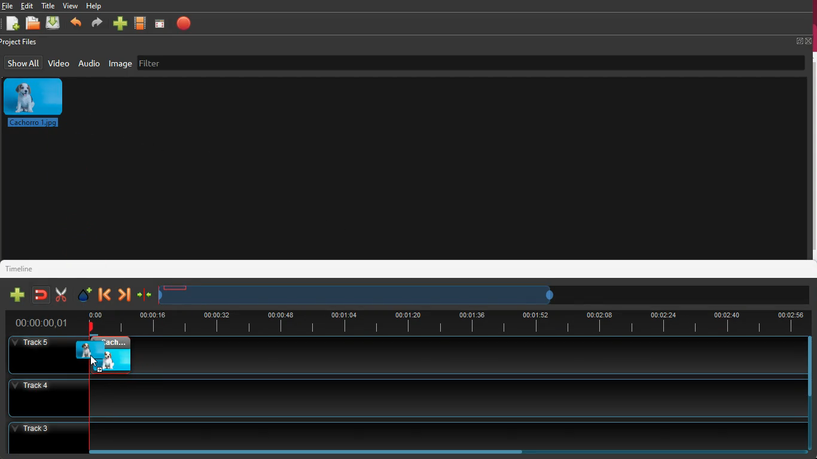 This screenshot has height=459, width=817. I want to click on vertical scroll bar, so click(812, 365).